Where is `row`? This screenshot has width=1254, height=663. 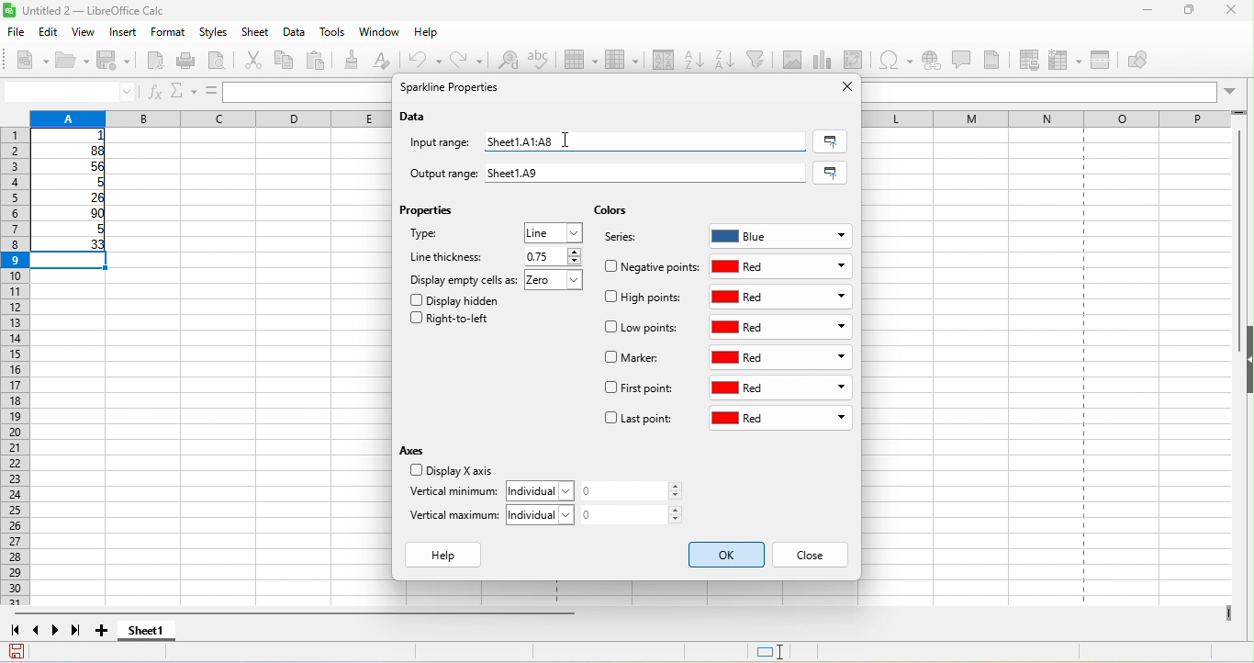 row is located at coordinates (581, 62).